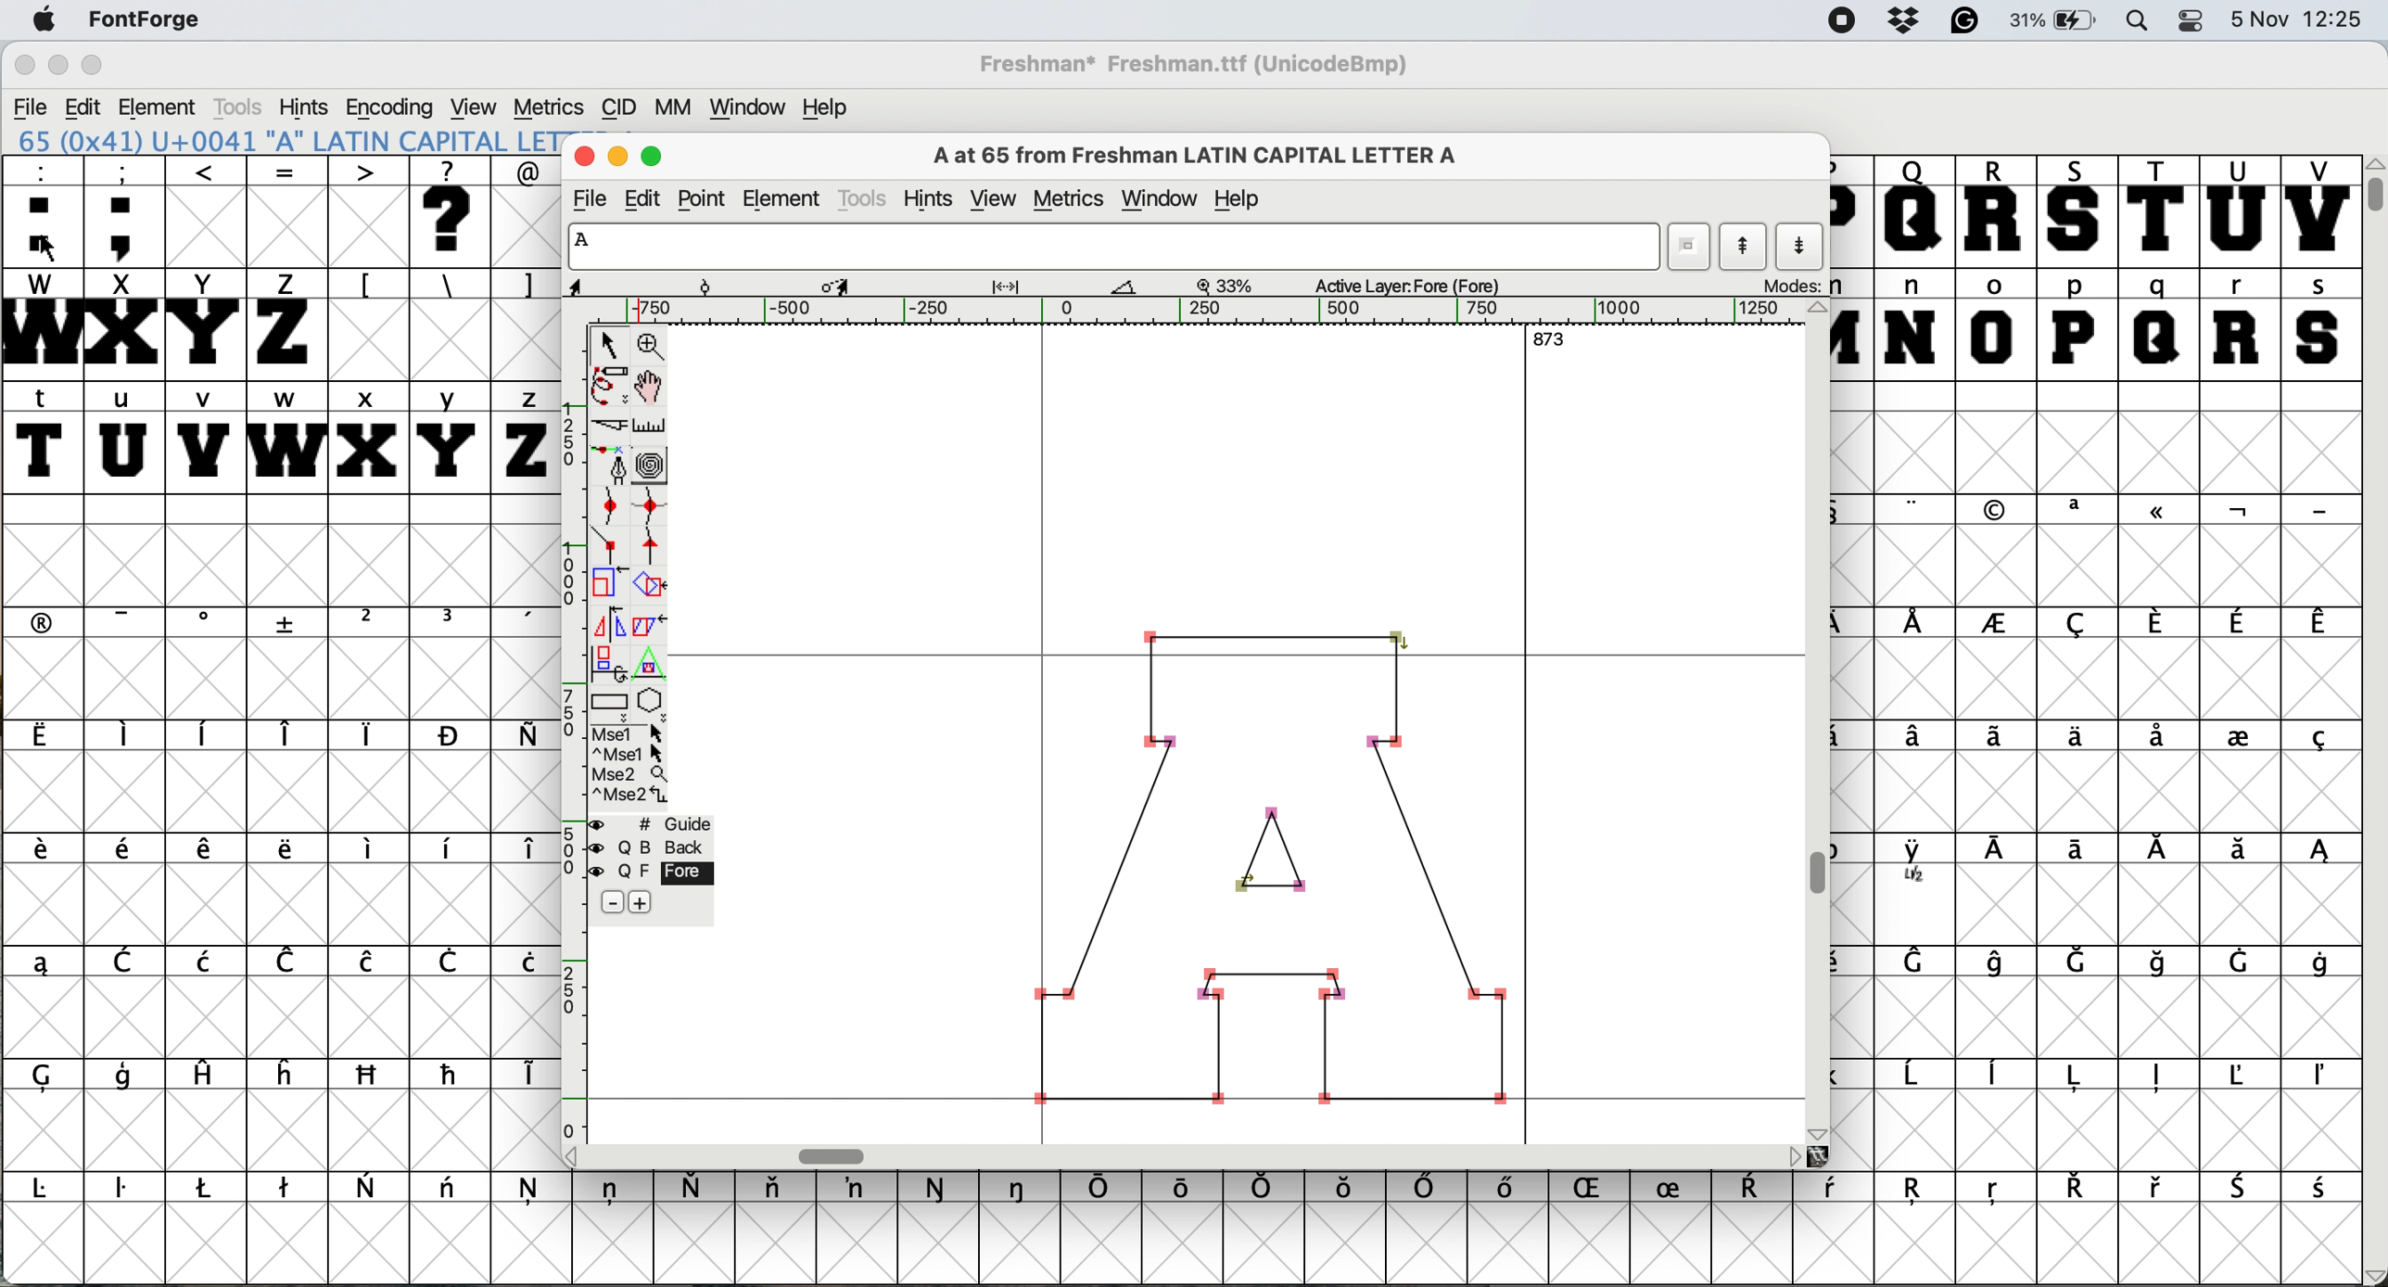 The height and width of the screenshot is (1287, 2388). What do you see at coordinates (1998, 210) in the screenshot?
I see `R` at bounding box center [1998, 210].